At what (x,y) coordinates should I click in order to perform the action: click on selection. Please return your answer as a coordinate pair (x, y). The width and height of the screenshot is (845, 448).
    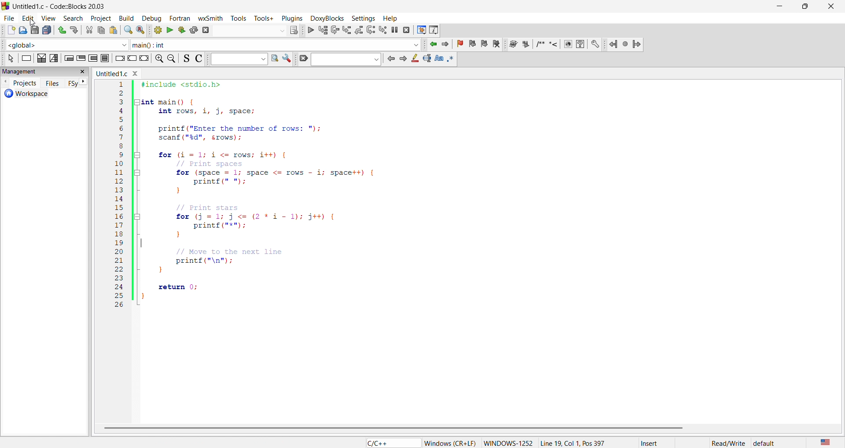
    Looking at the image, I should click on (55, 59).